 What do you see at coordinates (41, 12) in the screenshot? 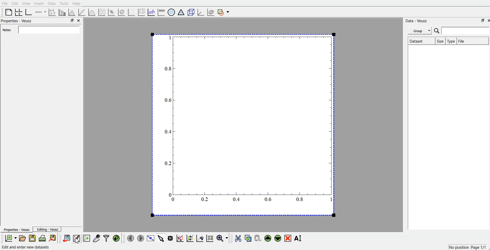
I see `Add an axis` at bounding box center [41, 12].